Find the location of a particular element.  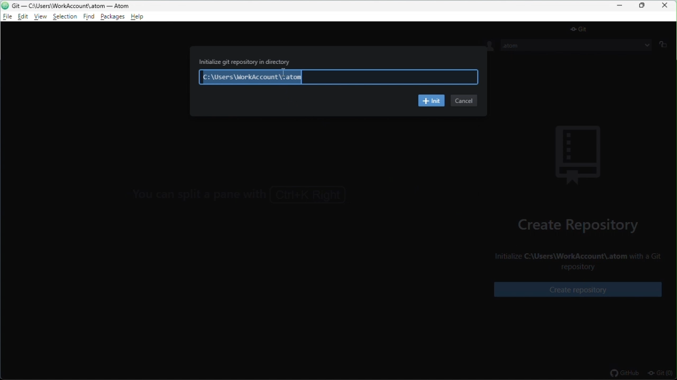

minimize is located at coordinates (623, 6).